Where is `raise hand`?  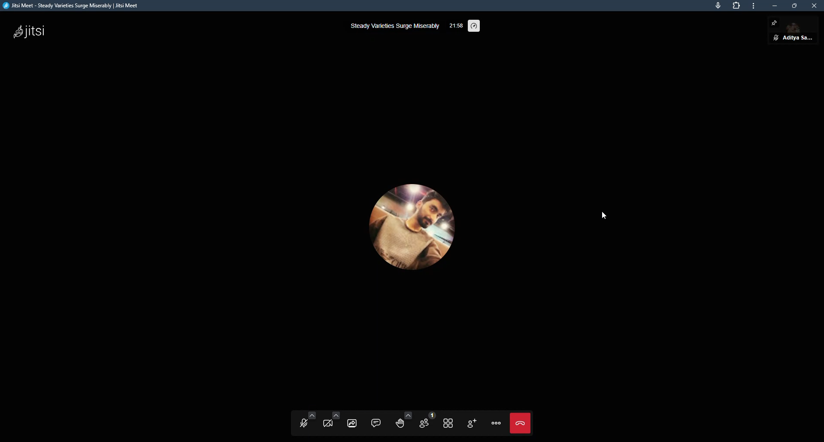 raise hand is located at coordinates (403, 421).